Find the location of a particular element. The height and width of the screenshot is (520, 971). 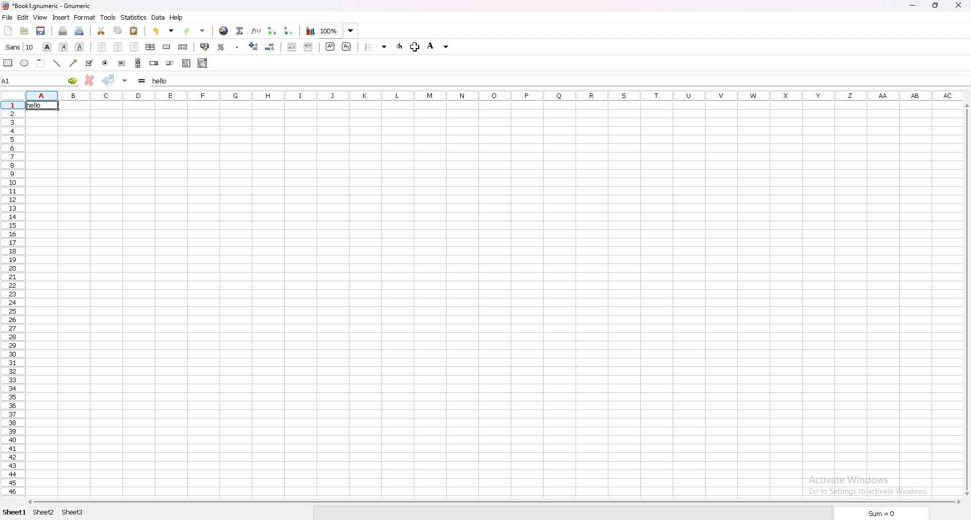

decrease decimals is located at coordinates (271, 46).